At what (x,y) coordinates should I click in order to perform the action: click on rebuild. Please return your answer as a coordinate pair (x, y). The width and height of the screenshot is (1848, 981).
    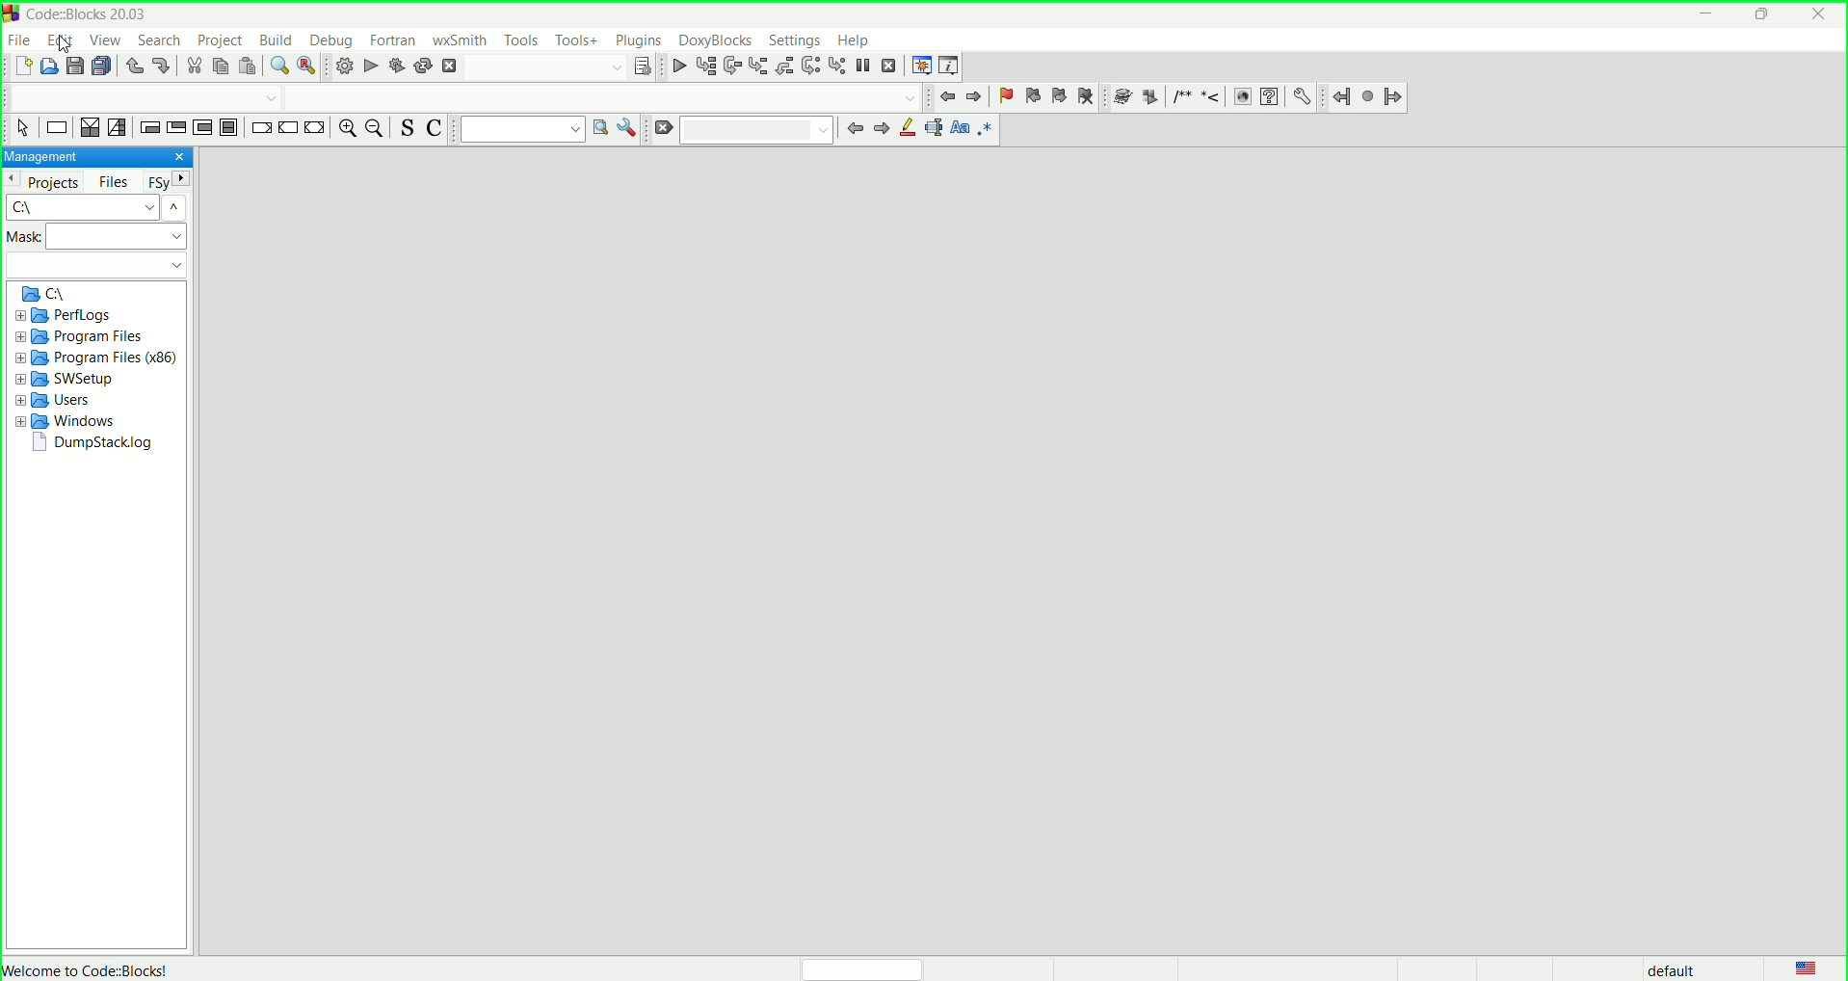
    Looking at the image, I should click on (422, 66).